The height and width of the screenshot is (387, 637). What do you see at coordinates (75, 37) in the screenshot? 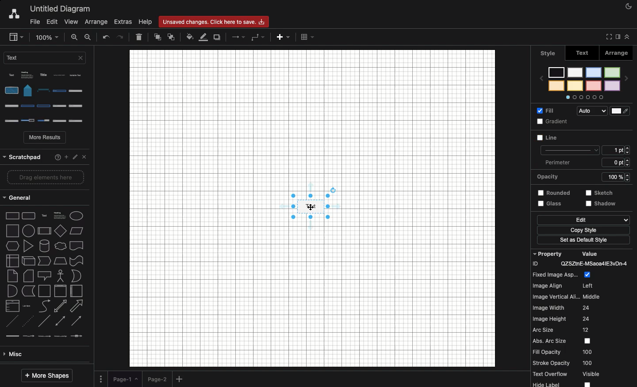
I see `Zoom in` at bounding box center [75, 37].